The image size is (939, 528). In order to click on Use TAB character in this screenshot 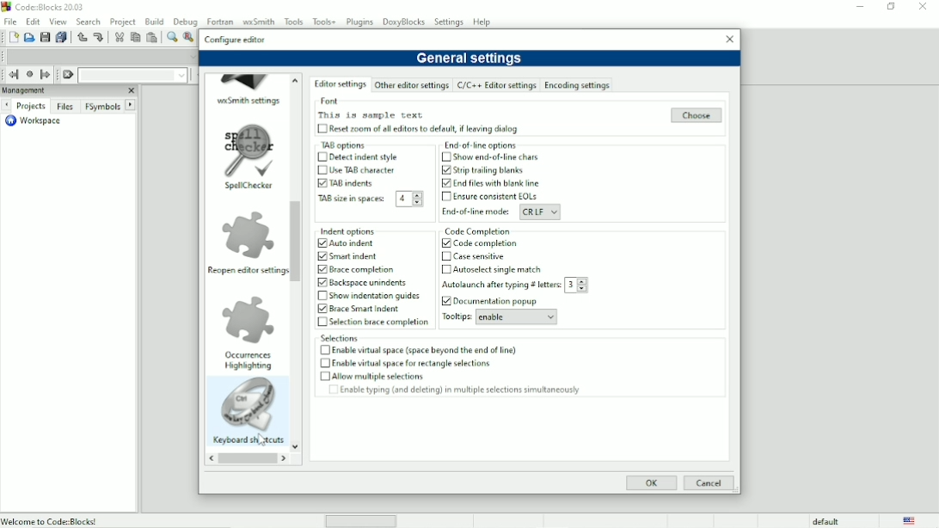, I will do `click(363, 169)`.